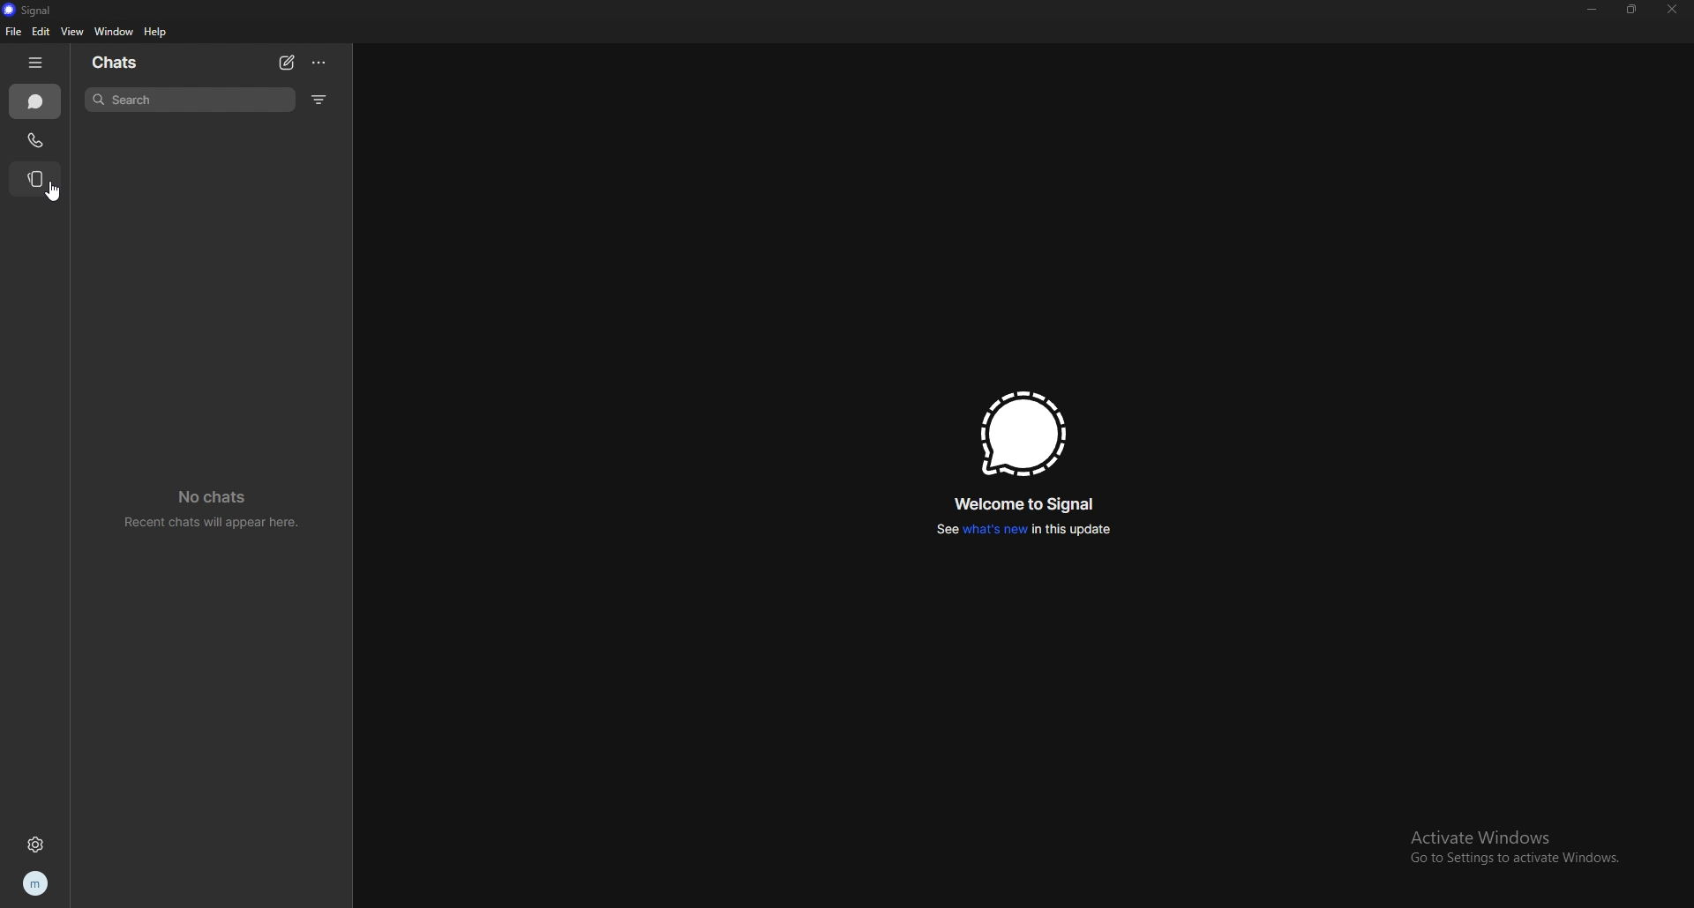  Describe the element at coordinates (112, 31) in the screenshot. I see `window` at that location.